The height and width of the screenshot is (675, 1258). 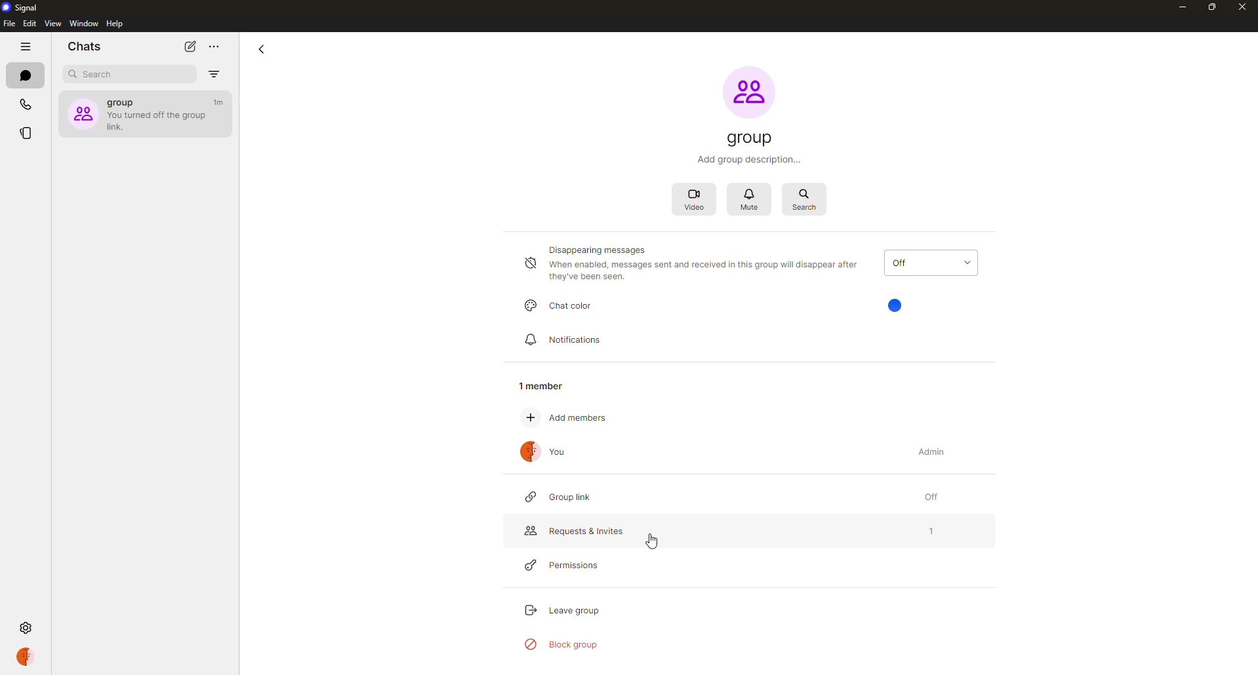 What do you see at coordinates (113, 24) in the screenshot?
I see `help` at bounding box center [113, 24].